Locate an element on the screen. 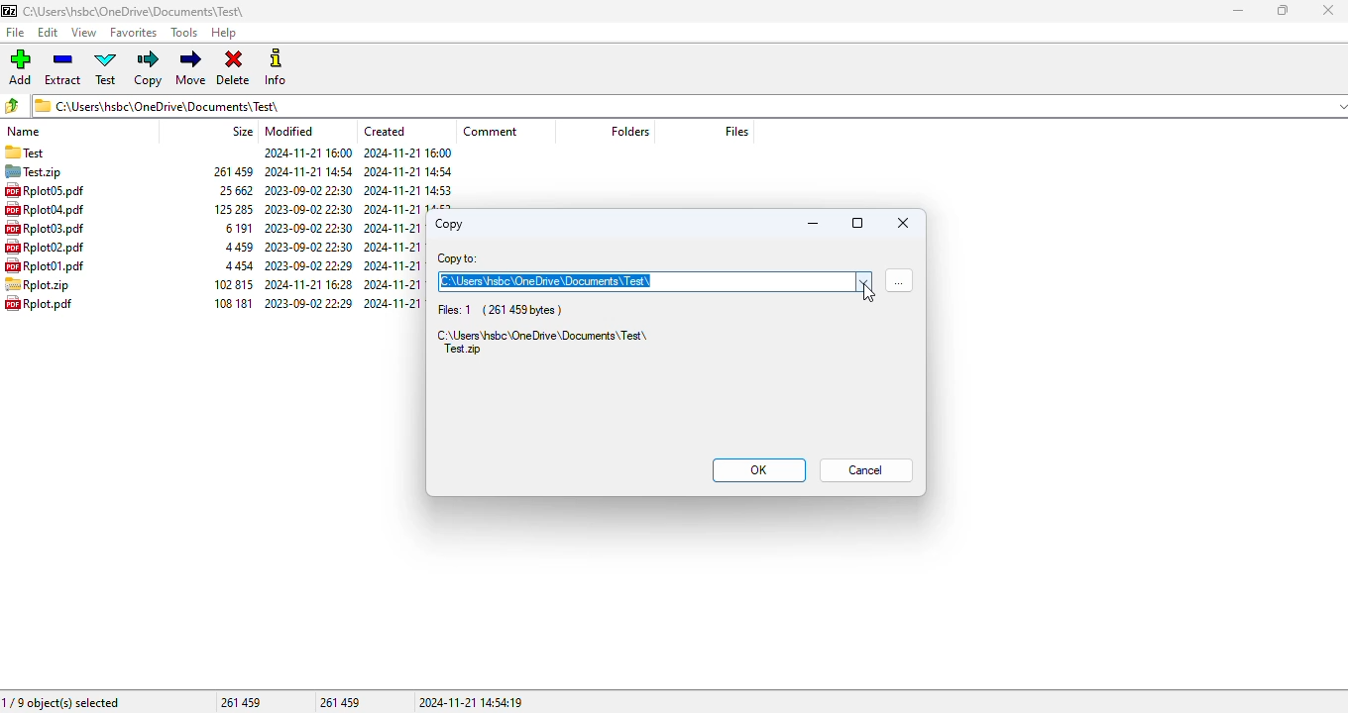 This screenshot has height=713, width=1348. move is located at coordinates (192, 68).